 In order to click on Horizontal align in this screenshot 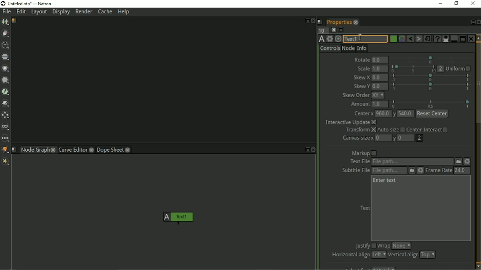, I will do `click(349, 255)`.